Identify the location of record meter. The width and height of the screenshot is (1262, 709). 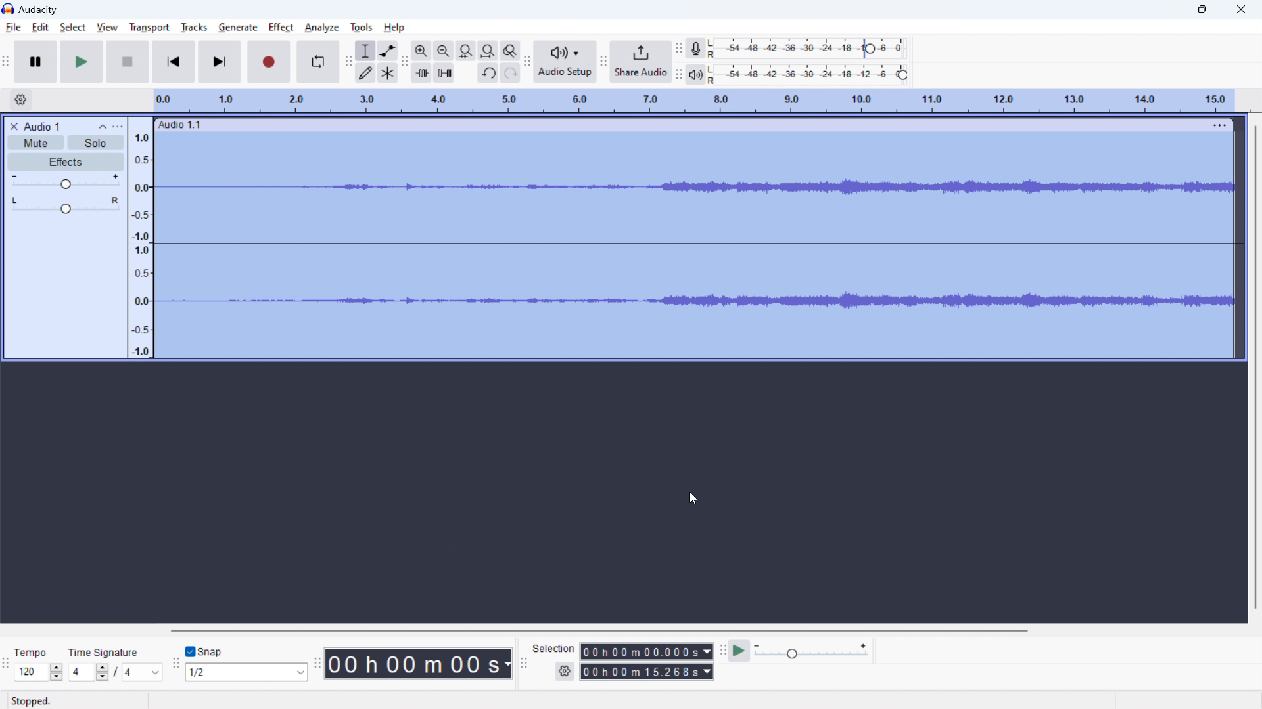
(810, 48).